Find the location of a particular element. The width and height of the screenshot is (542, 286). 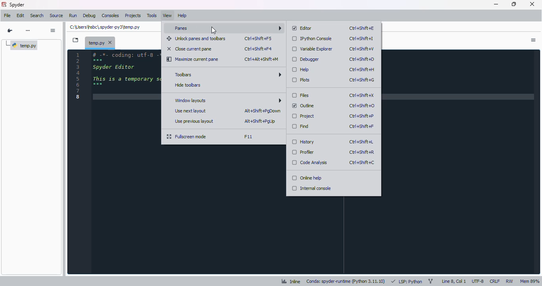

online help is located at coordinates (307, 178).